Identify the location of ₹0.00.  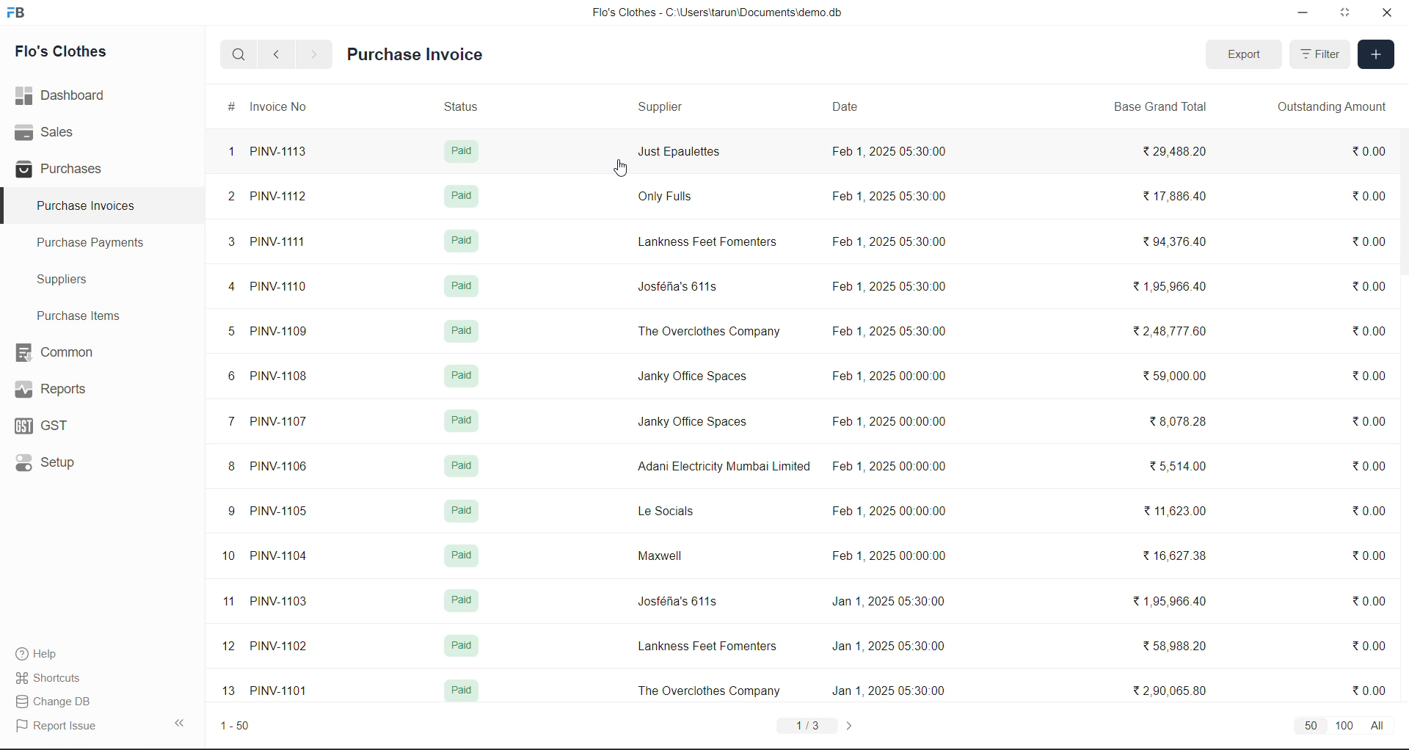
(1372, 422).